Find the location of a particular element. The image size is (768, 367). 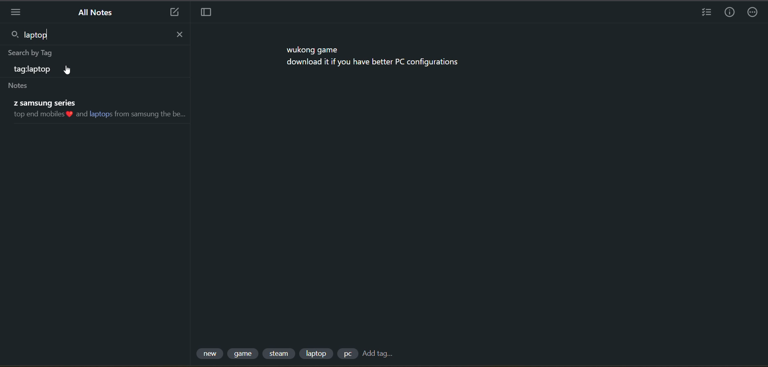

insert checklist is located at coordinates (704, 13).